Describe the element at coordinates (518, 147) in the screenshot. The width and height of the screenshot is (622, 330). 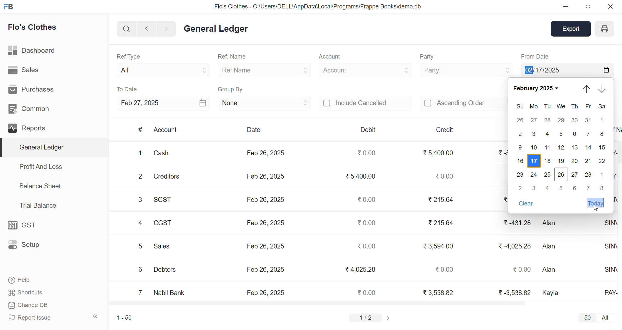
I see `9` at that location.